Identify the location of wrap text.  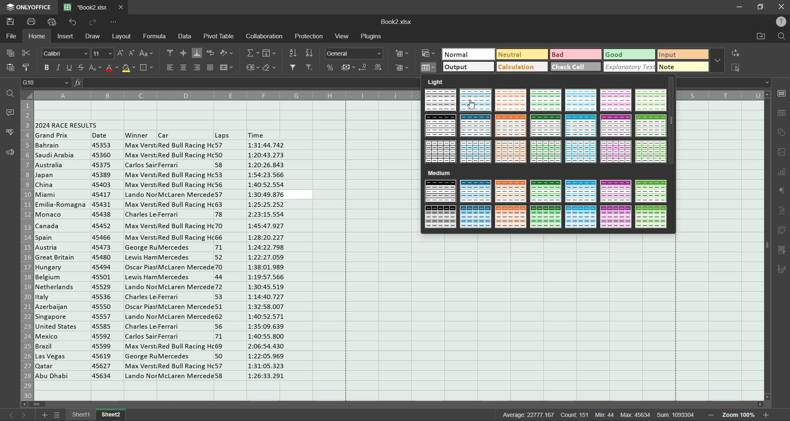
(212, 54).